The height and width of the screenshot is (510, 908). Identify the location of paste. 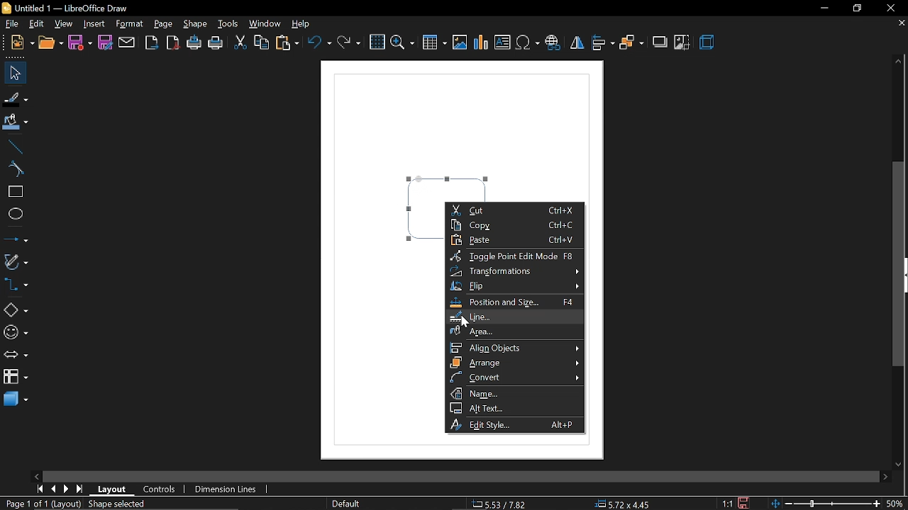
(287, 44).